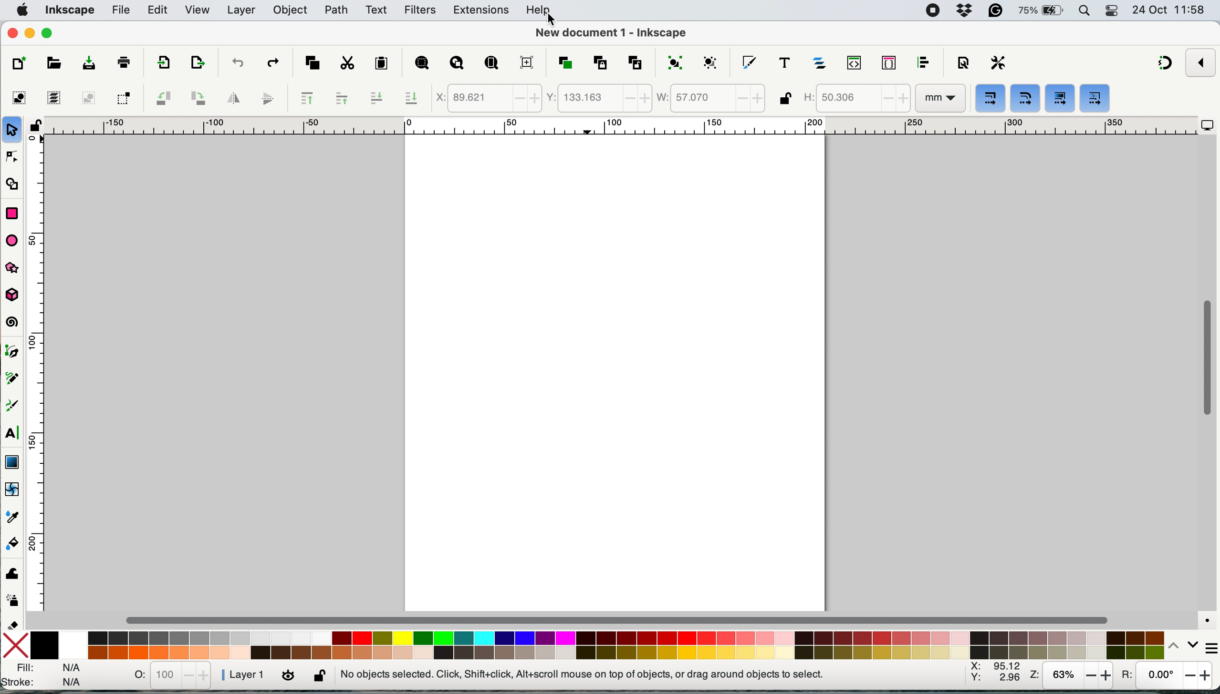  I want to click on select all in all layers, so click(57, 99).